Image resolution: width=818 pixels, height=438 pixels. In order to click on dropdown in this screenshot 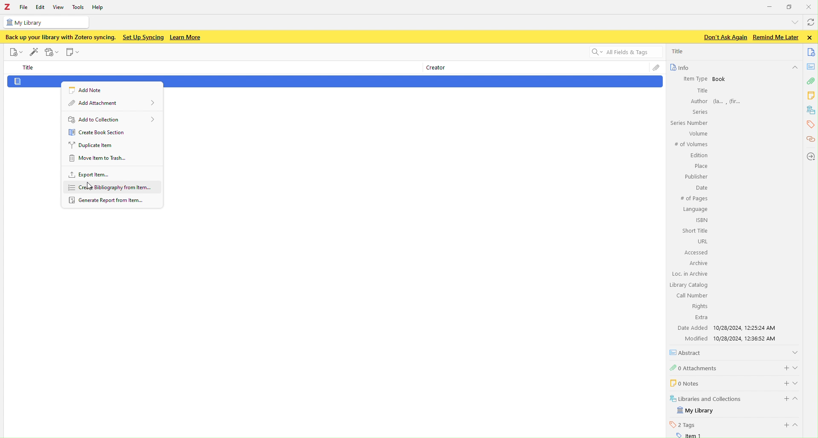, I will do `click(793, 22)`.